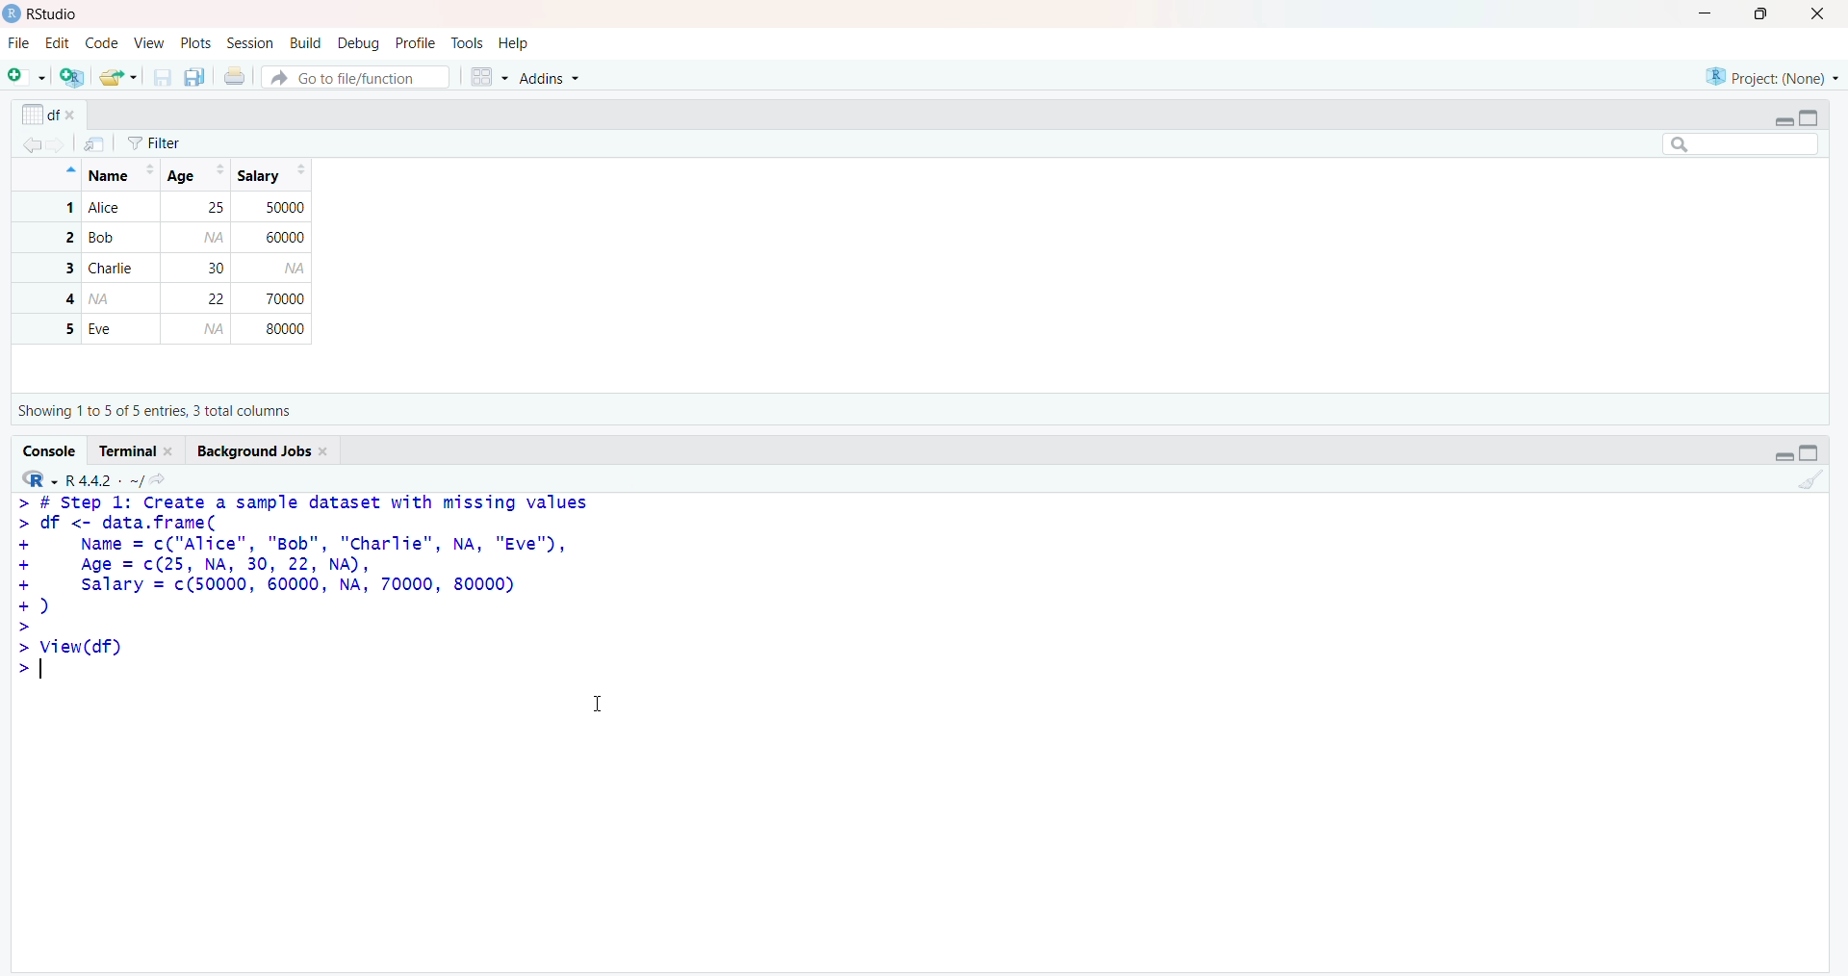 This screenshot has width=1848, height=976. Describe the element at coordinates (360, 41) in the screenshot. I see `Debug` at that location.